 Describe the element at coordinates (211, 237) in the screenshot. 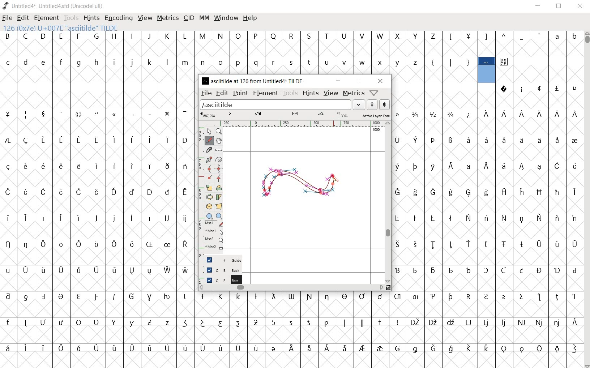

I see `mse1 mse1 mse2 mse2` at that location.